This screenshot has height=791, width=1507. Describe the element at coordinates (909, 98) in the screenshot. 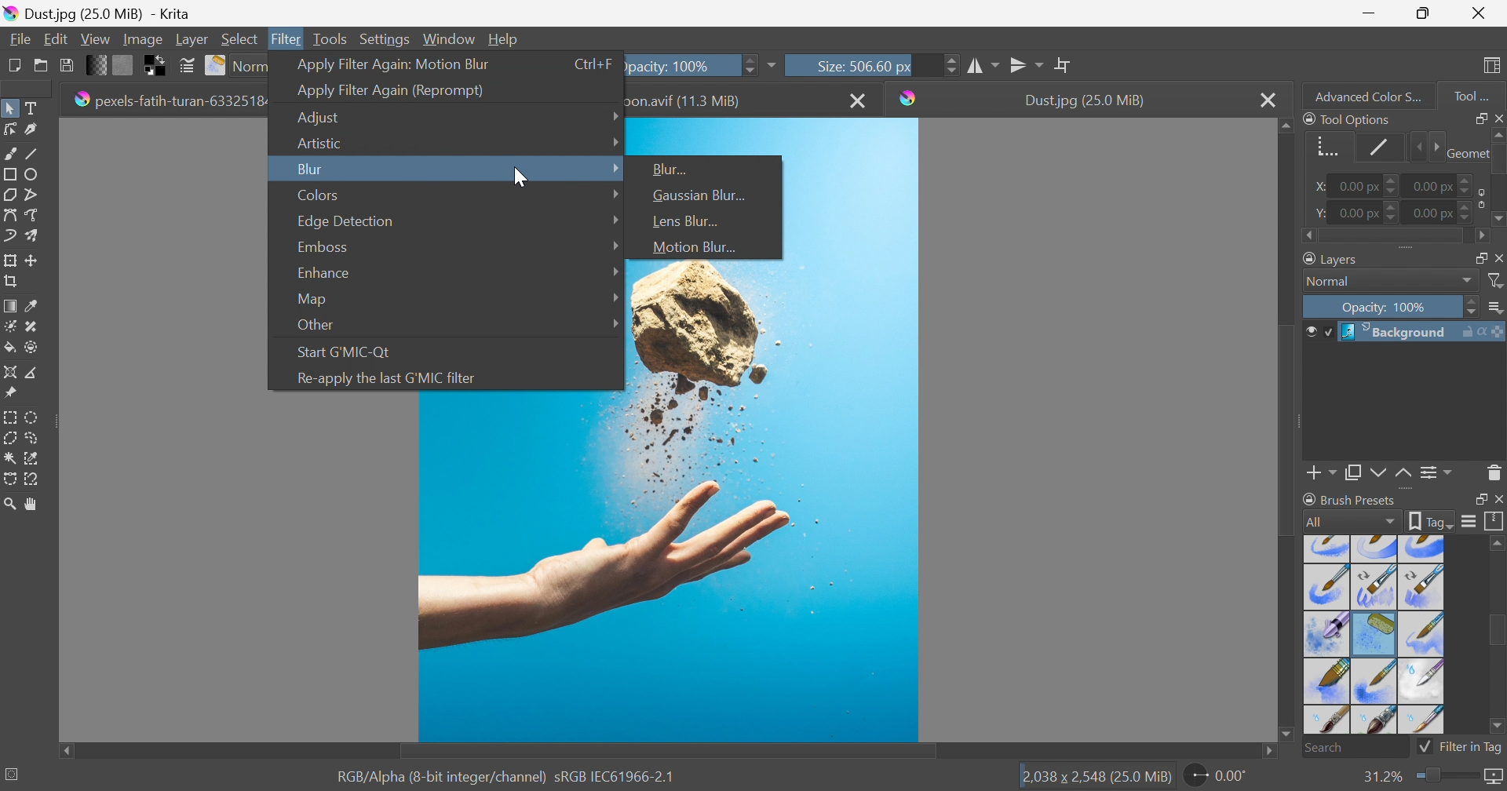

I see `Krita logo` at that location.